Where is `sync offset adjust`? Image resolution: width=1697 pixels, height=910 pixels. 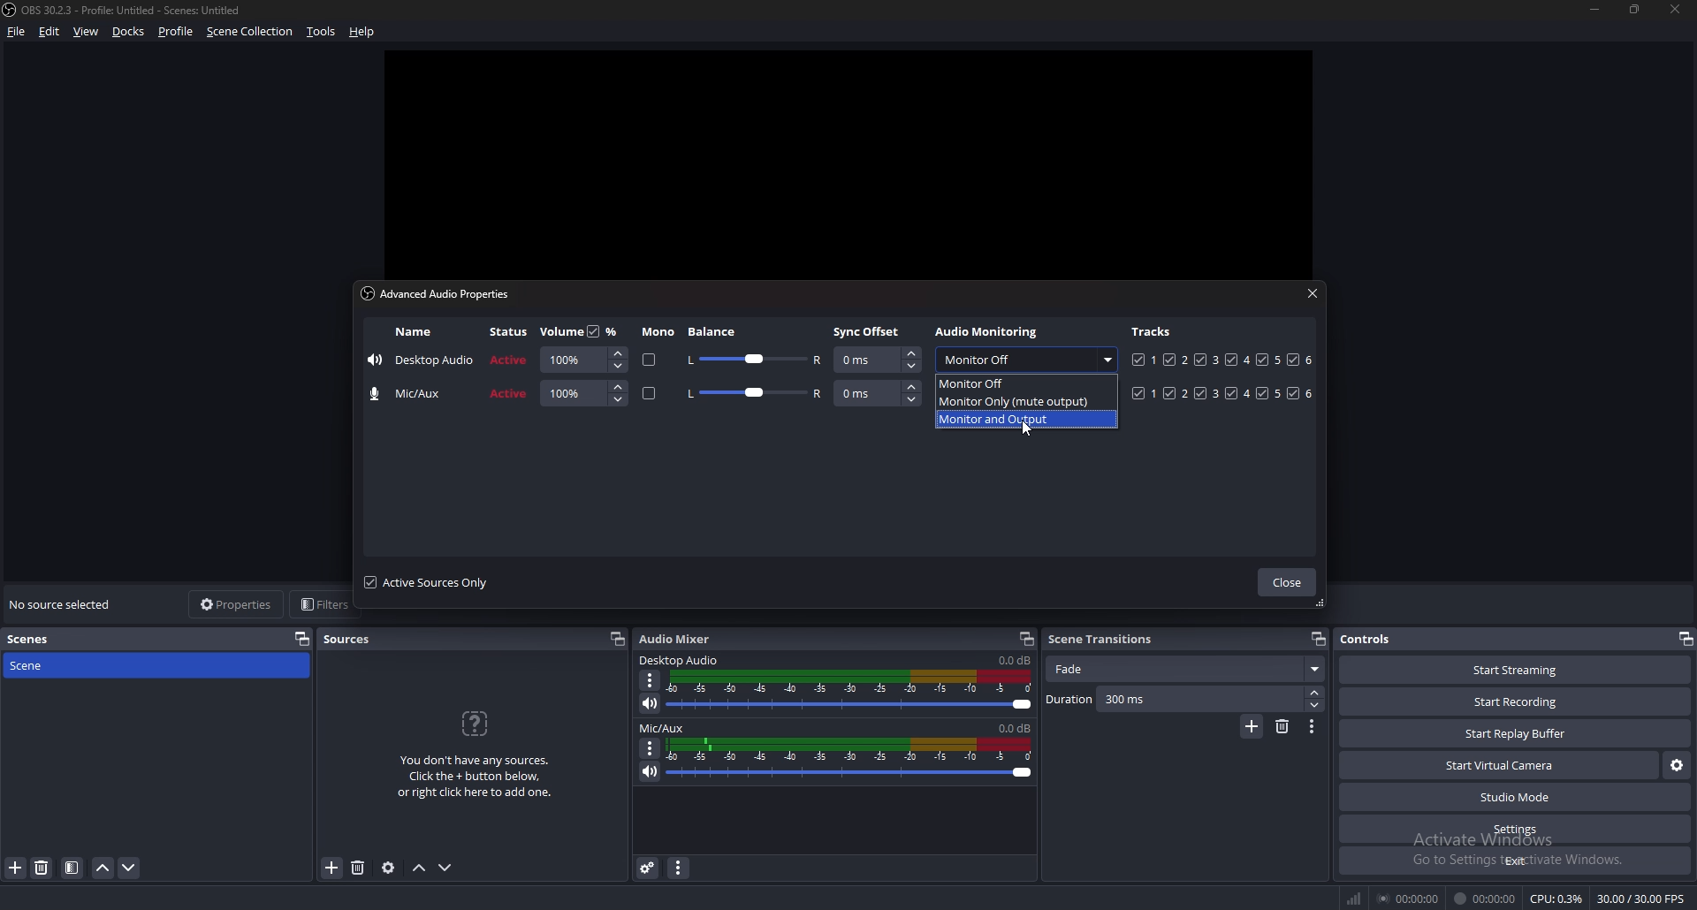 sync offset adjust is located at coordinates (878, 392).